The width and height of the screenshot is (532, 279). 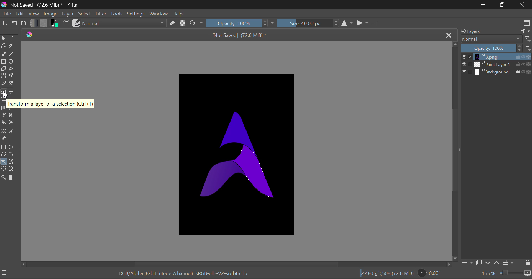 I want to click on Rotate Image, so click(x=196, y=23).